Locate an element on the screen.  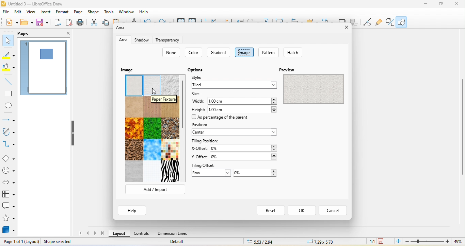
open is located at coordinates (27, 23).